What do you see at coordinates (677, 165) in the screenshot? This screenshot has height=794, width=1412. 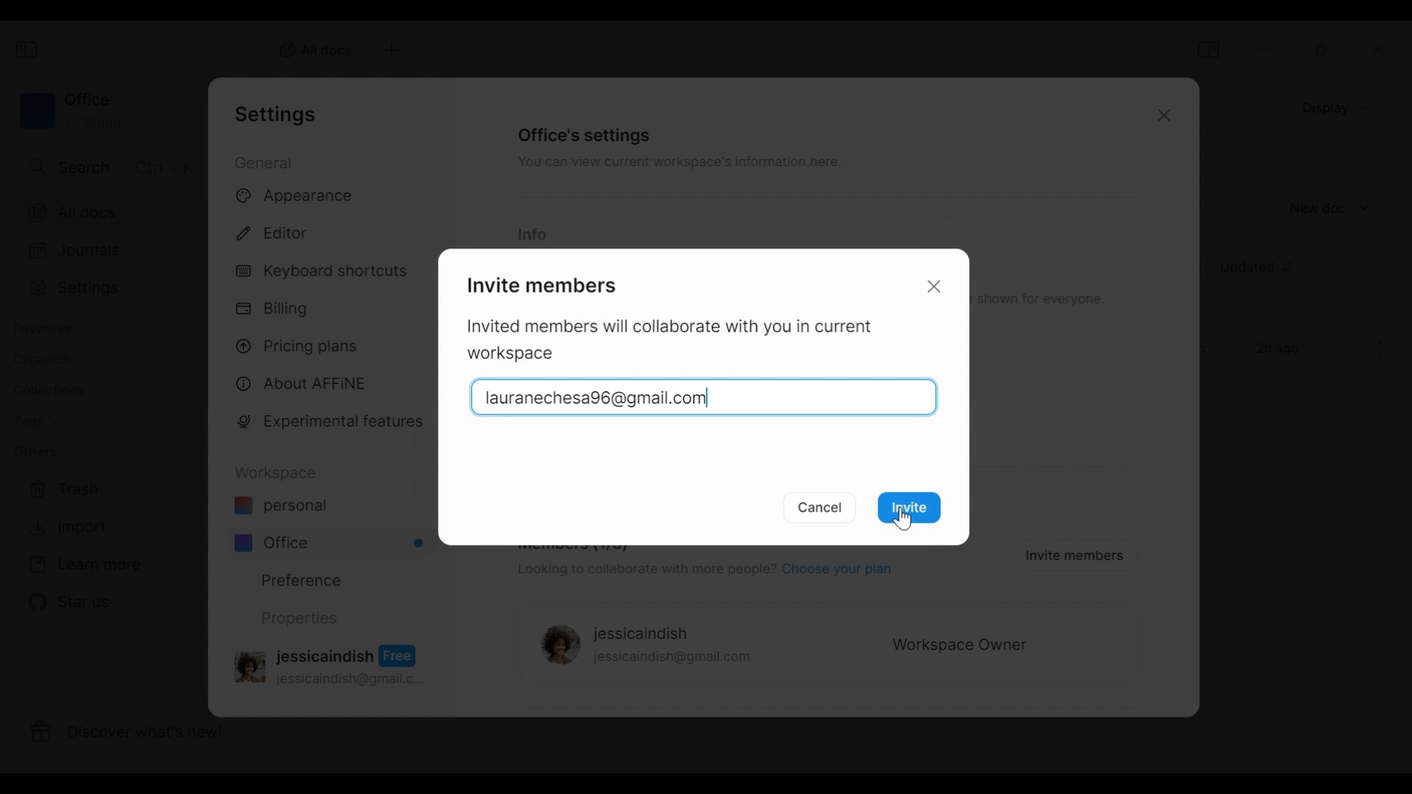 I see `You can view current workspace's information here.` at bounding box center [677, 165].